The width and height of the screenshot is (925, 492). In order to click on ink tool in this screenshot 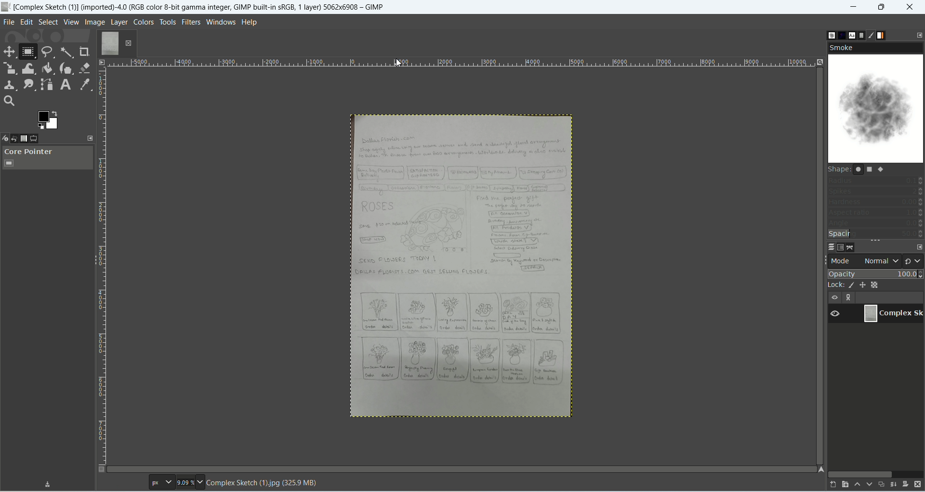, I will do `click(66, 69)`.